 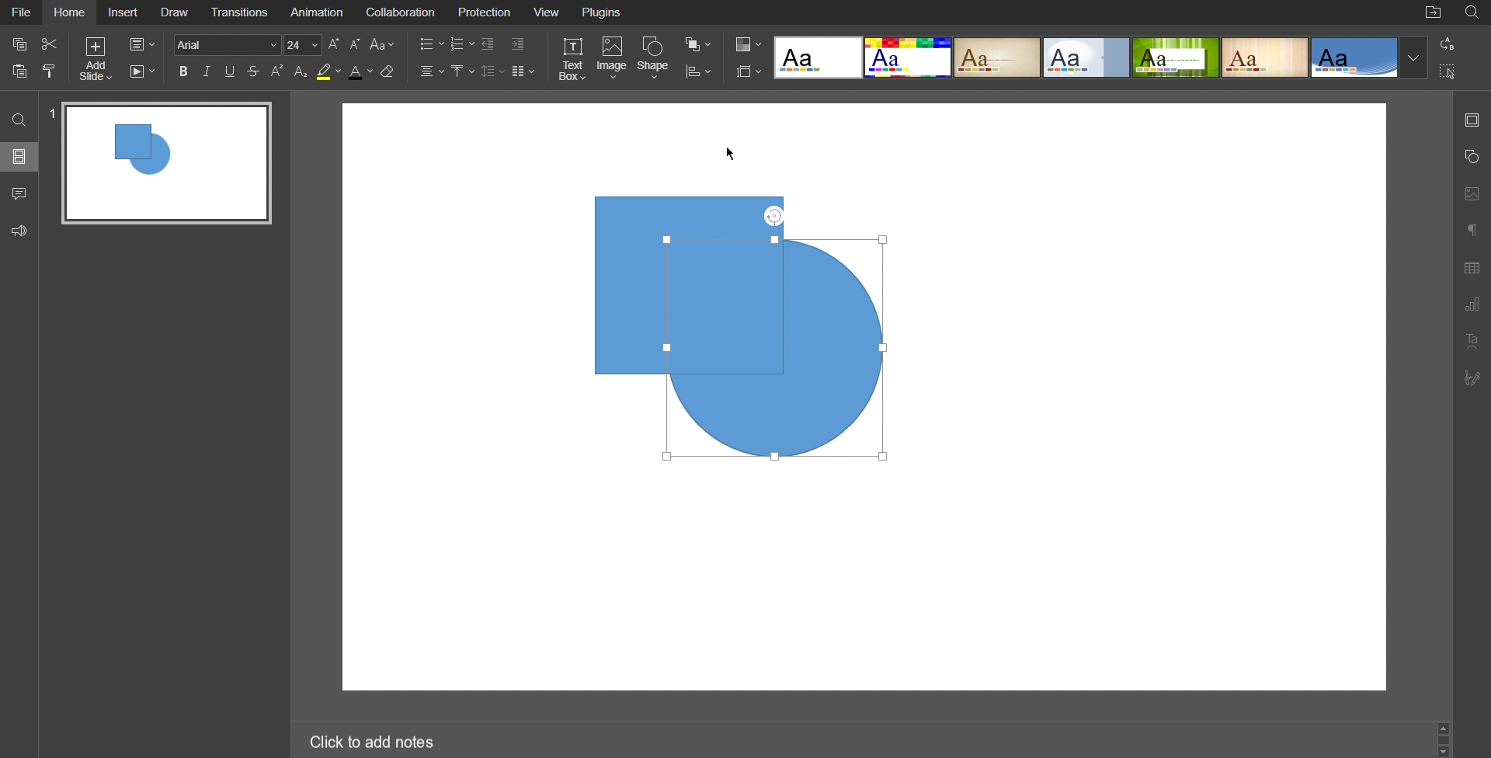 I want to click on Arial, so click(x=228, y=44).